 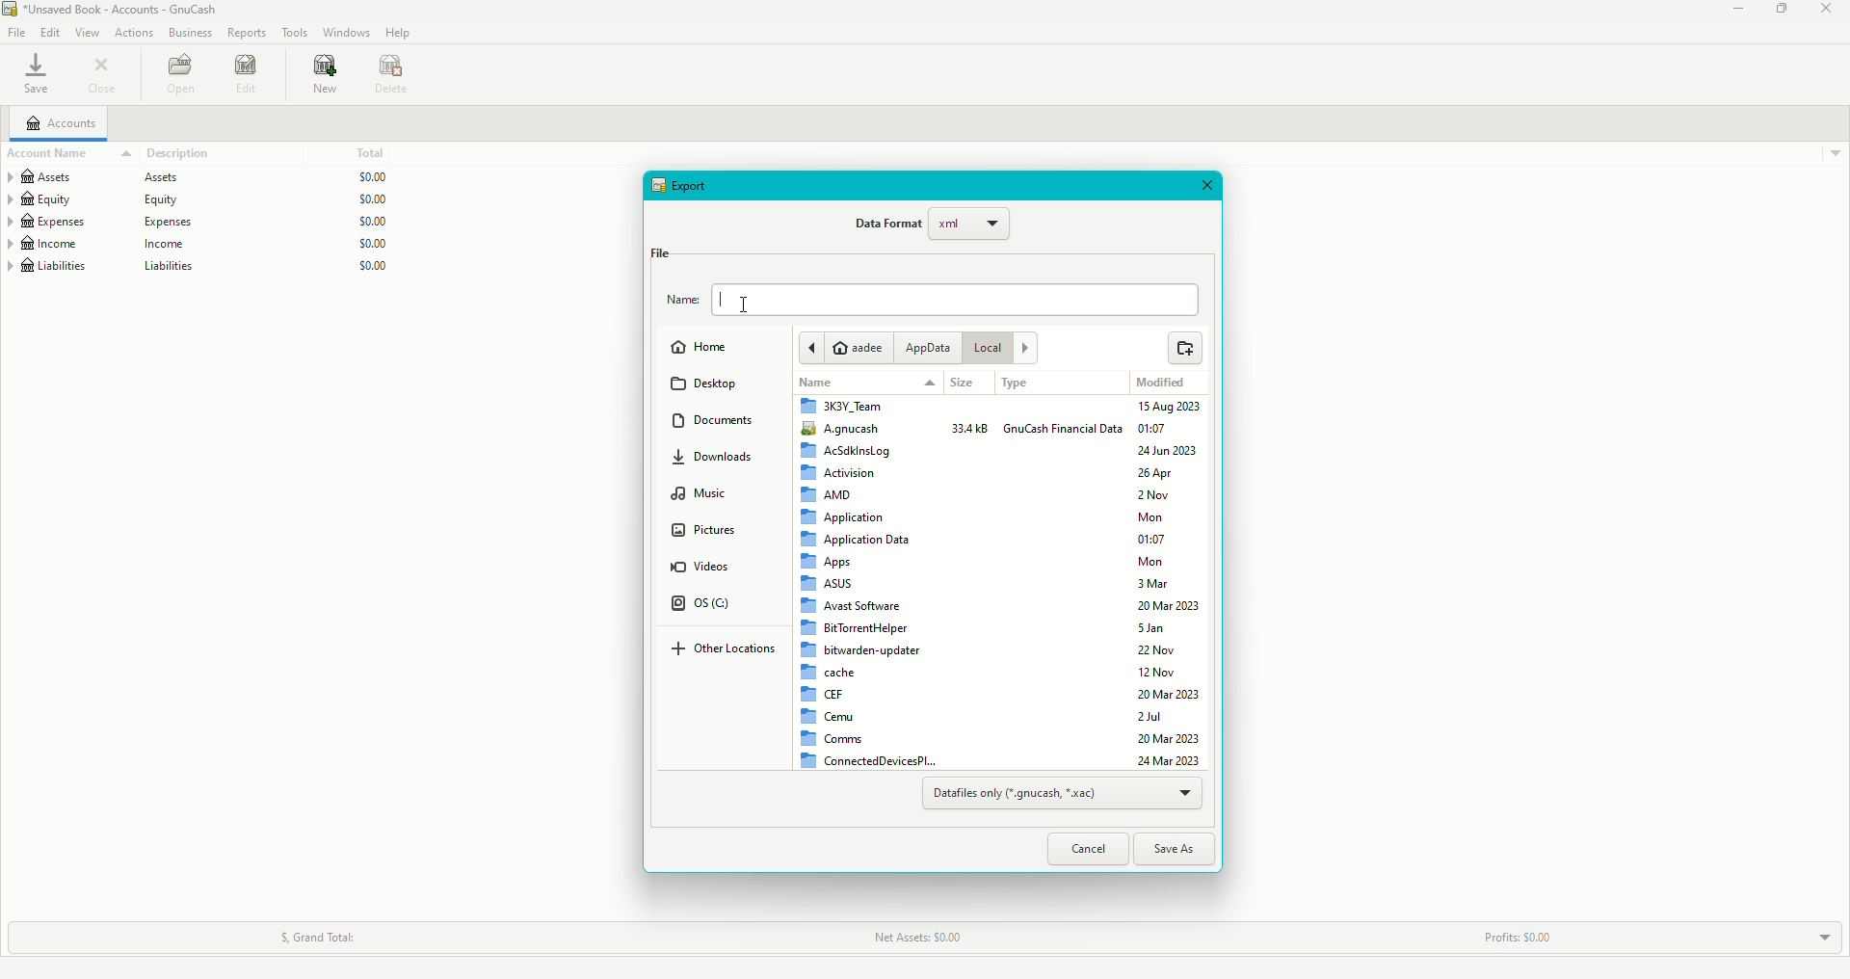 I want to click on Open, so click(x=179, y=75).